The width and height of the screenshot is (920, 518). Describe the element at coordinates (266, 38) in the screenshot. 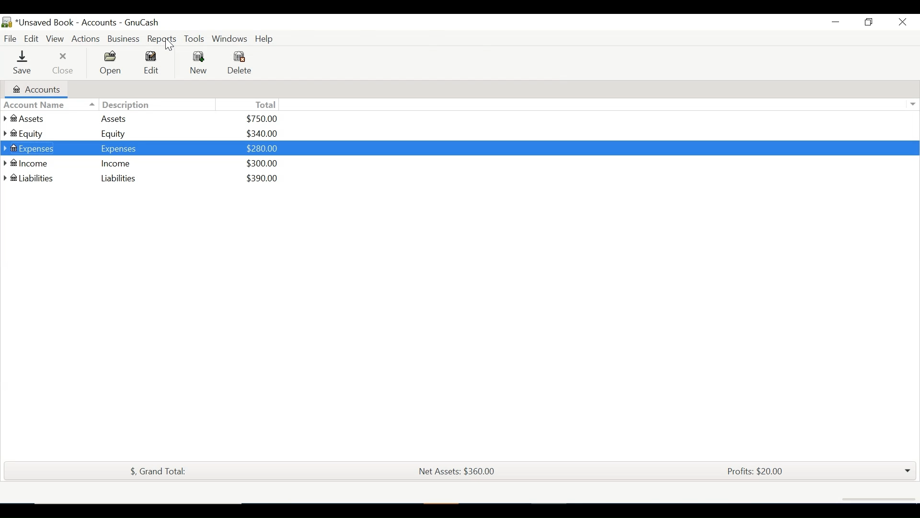

I see `Help` at that location.